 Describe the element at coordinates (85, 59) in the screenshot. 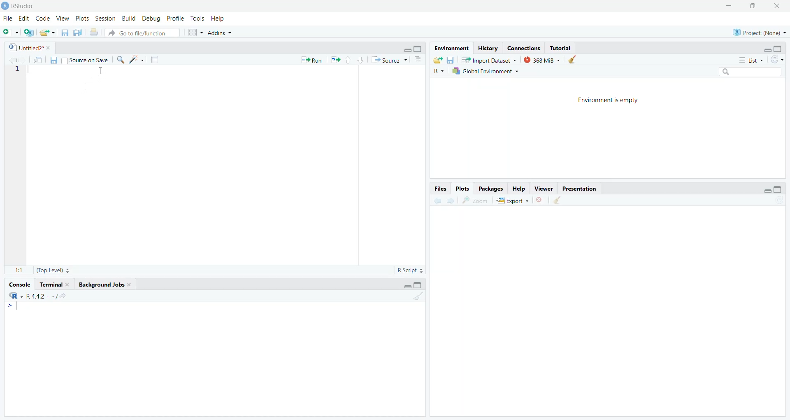

I see `Source on Save` at that location.